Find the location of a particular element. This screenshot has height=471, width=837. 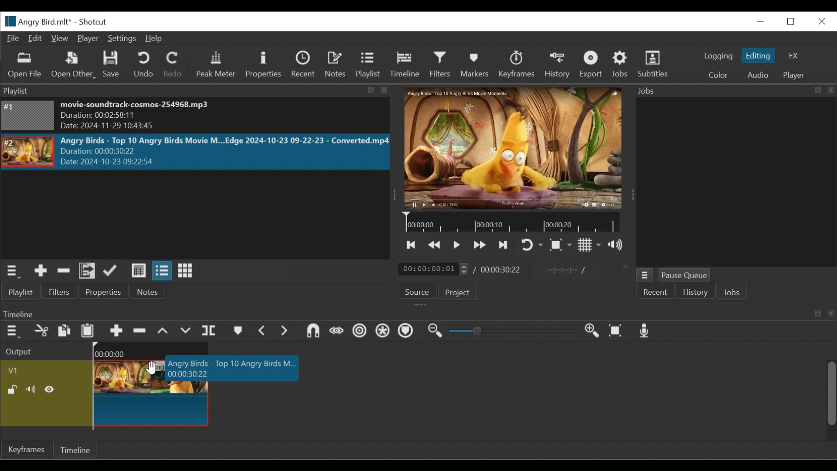

Player is located at coordinates (795, 76).